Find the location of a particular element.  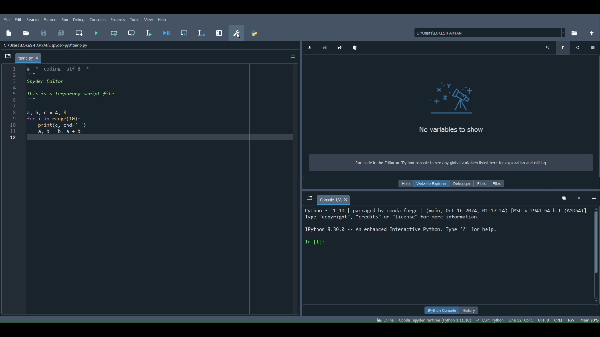

Import data is located at coordinates (309, 46).